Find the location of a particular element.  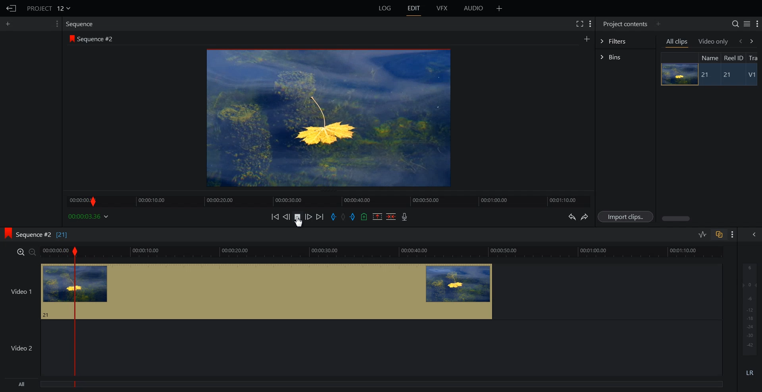

Project contents is located at coordinates (624, 23).